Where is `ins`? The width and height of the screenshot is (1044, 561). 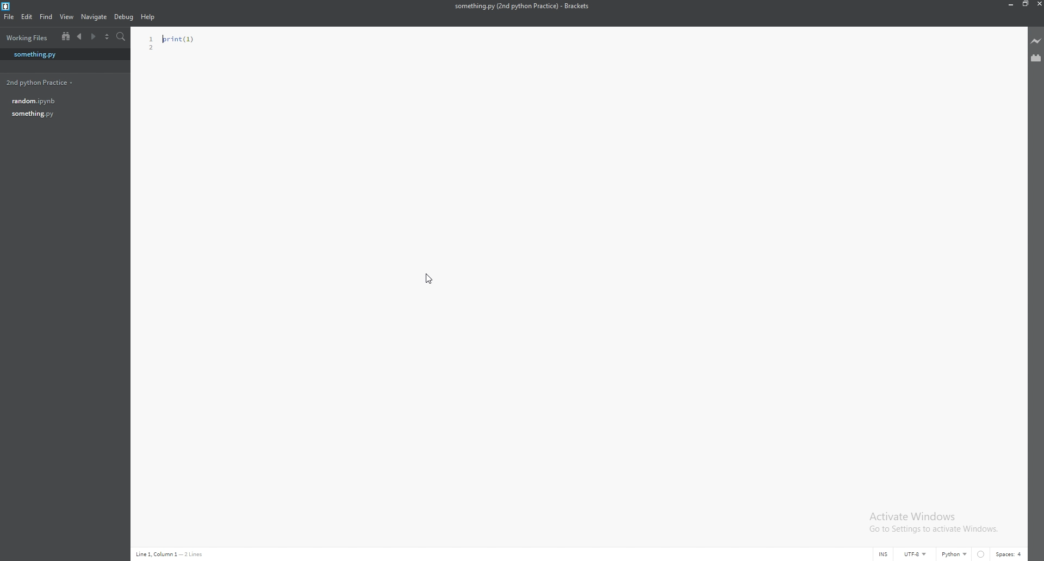 ins is located at coordinates (884, 555).